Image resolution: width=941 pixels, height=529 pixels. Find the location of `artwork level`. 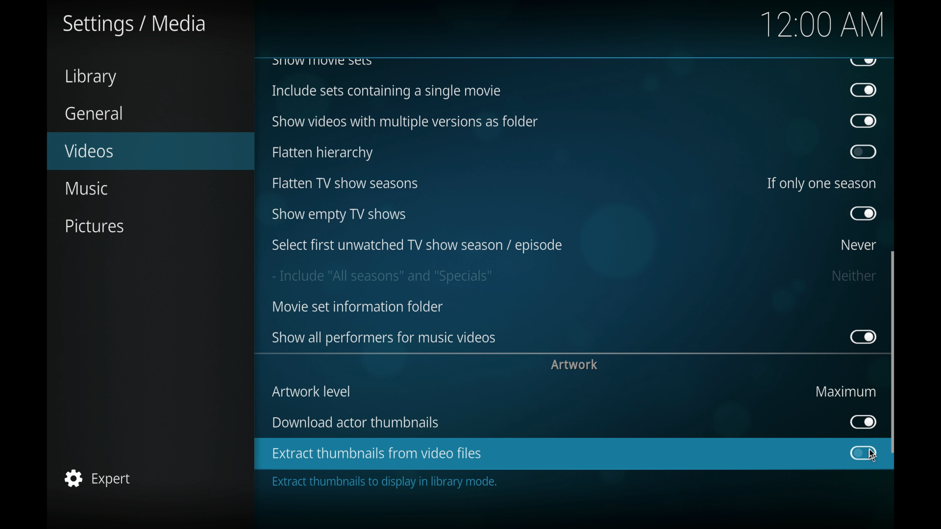

artwork level is located at coordinates (311, 391).